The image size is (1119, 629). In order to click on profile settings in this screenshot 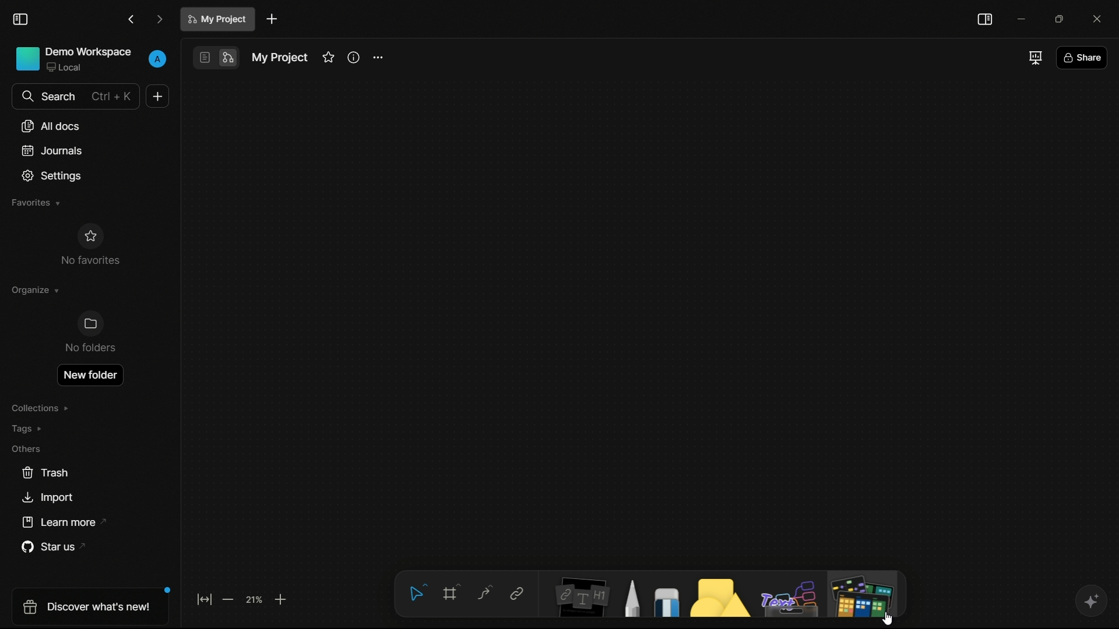, I will do `click(157, 59)`.